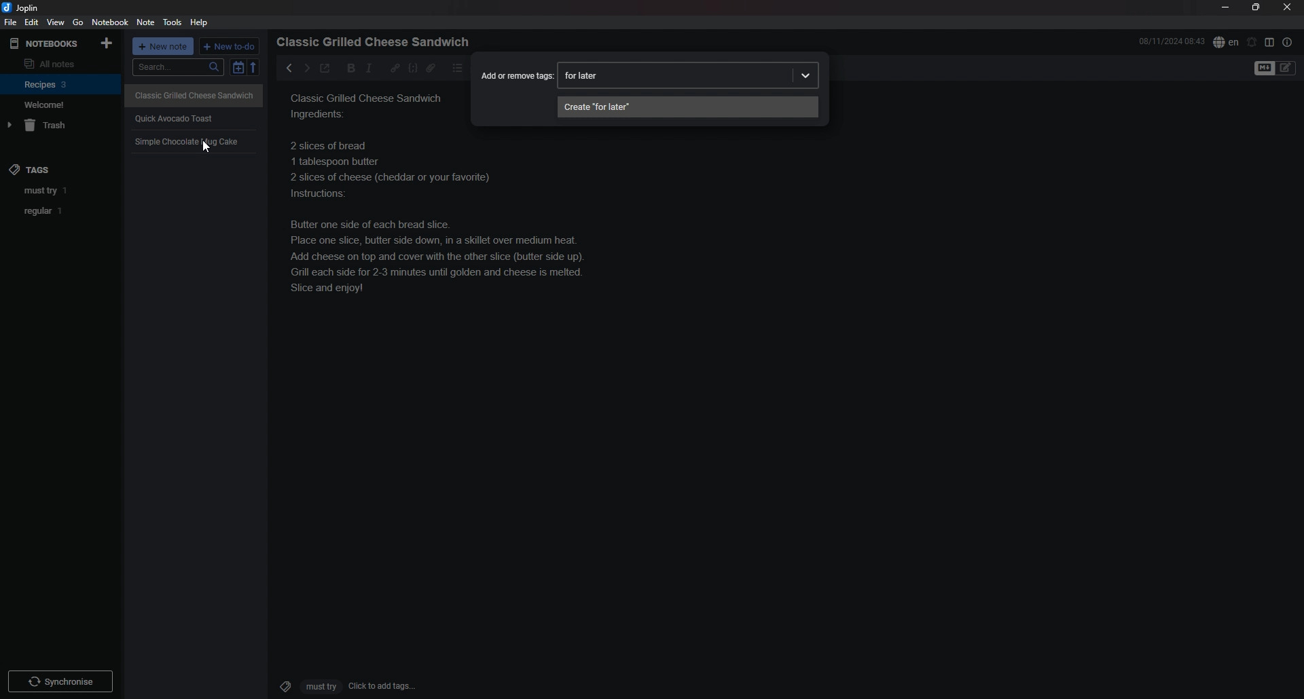 The height and width of the screenshot is (699, 1304). Describe the element at coordinates (46, 43) in the screenshot. I see `notebooks` at that location.